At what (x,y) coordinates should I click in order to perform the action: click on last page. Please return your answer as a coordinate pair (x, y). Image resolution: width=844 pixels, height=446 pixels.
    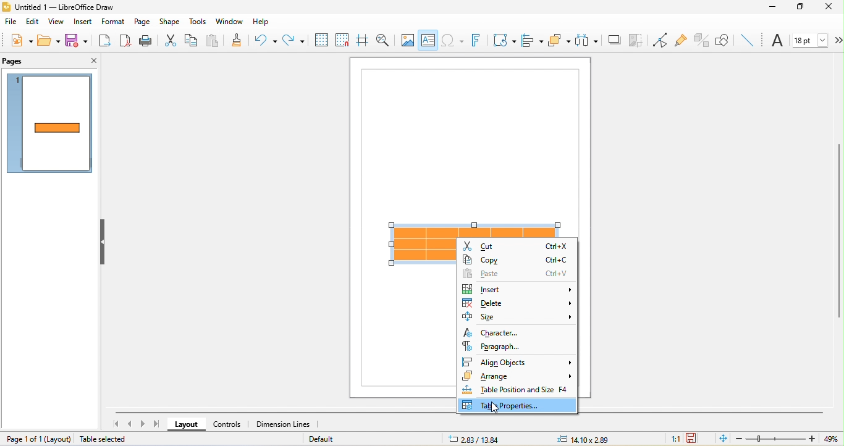
    Looking at the image, I should click on (159, 425).